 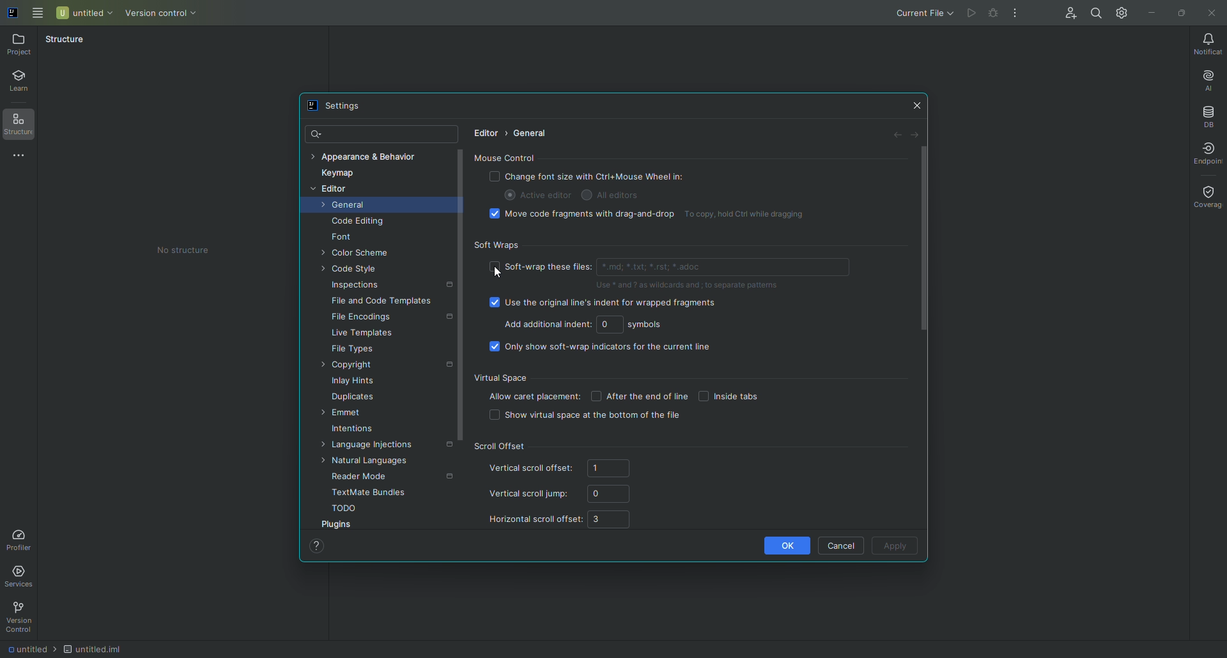 What do you see at coordinates (1207, 152) in the screenshot?
I see `Endpoints` at bounding box center [1207, 152].